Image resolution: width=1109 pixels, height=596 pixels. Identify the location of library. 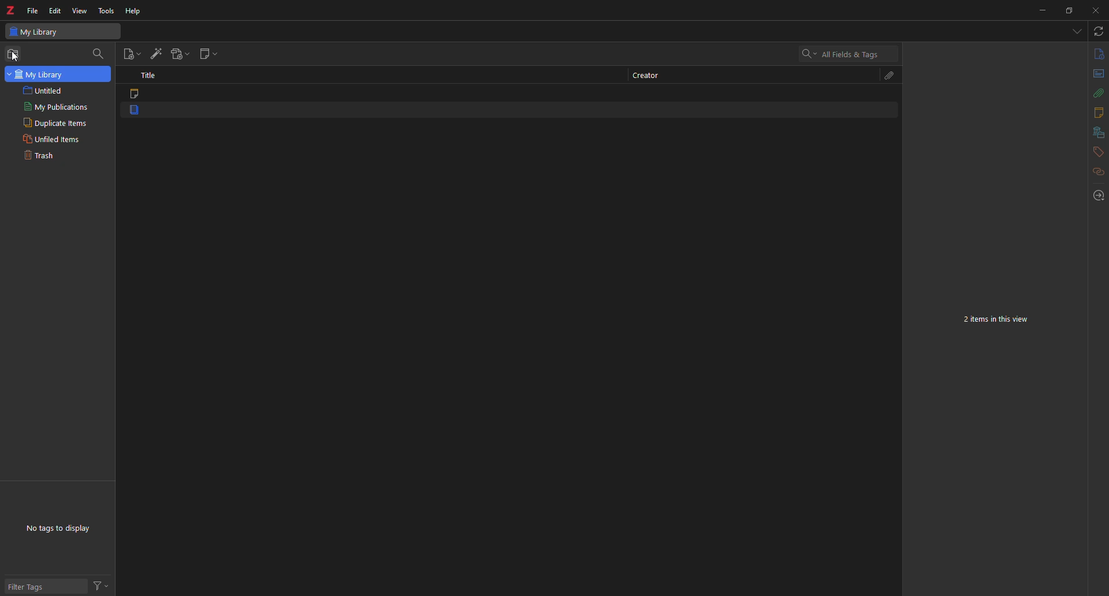
(1094, 133).